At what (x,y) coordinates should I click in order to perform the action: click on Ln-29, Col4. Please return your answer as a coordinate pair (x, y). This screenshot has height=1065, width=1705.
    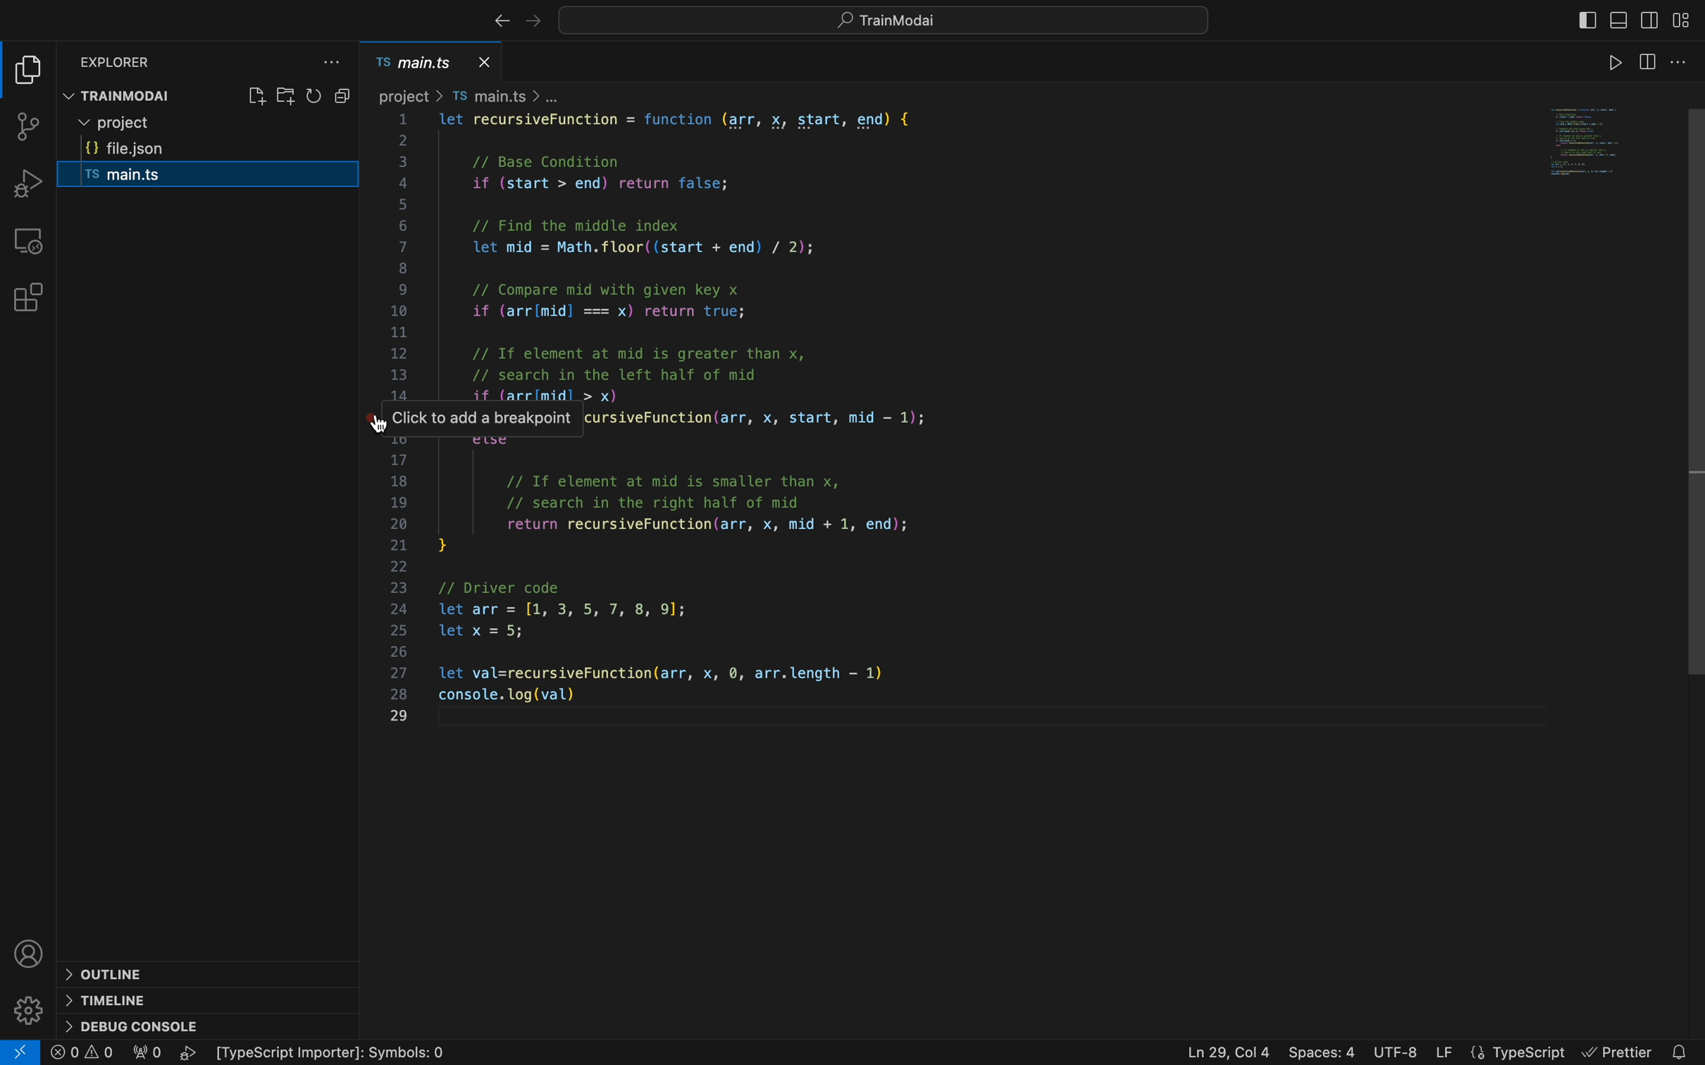
    Looking at the image, I should click on (1216, 1050).